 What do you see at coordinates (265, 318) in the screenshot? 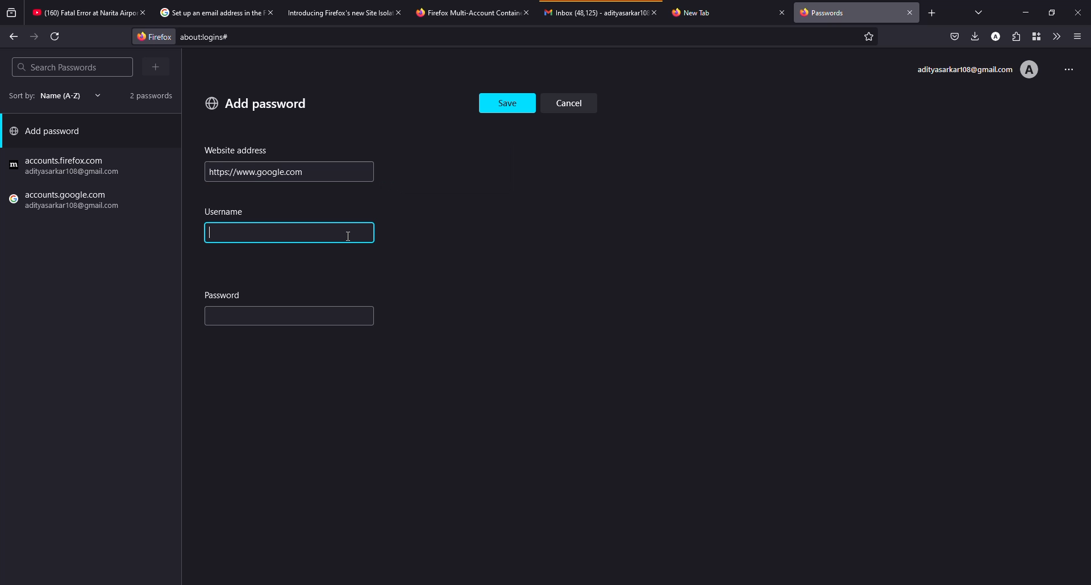
I see `type` at bounding box center [265, 318].